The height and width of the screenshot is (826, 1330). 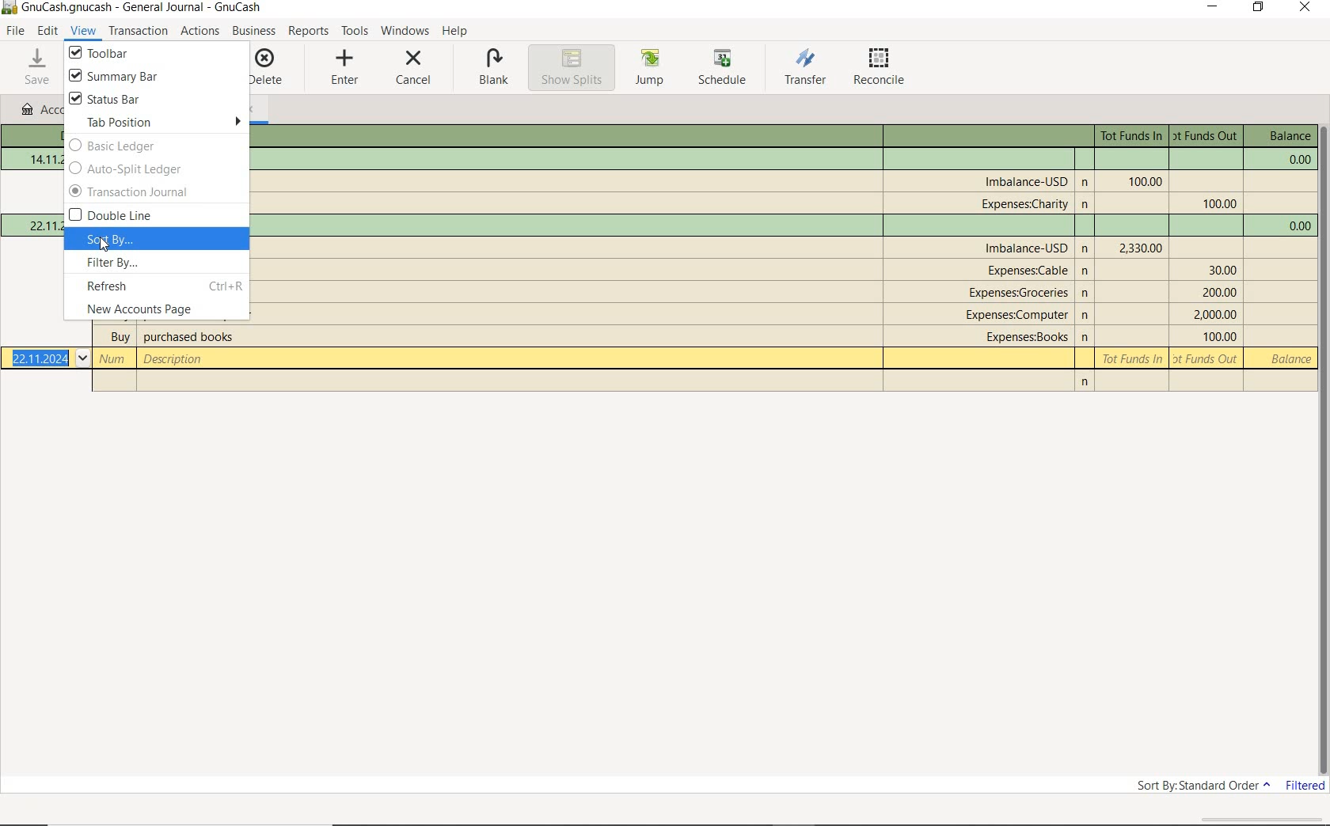 I want to click on n, so click(x=1085, y=384).